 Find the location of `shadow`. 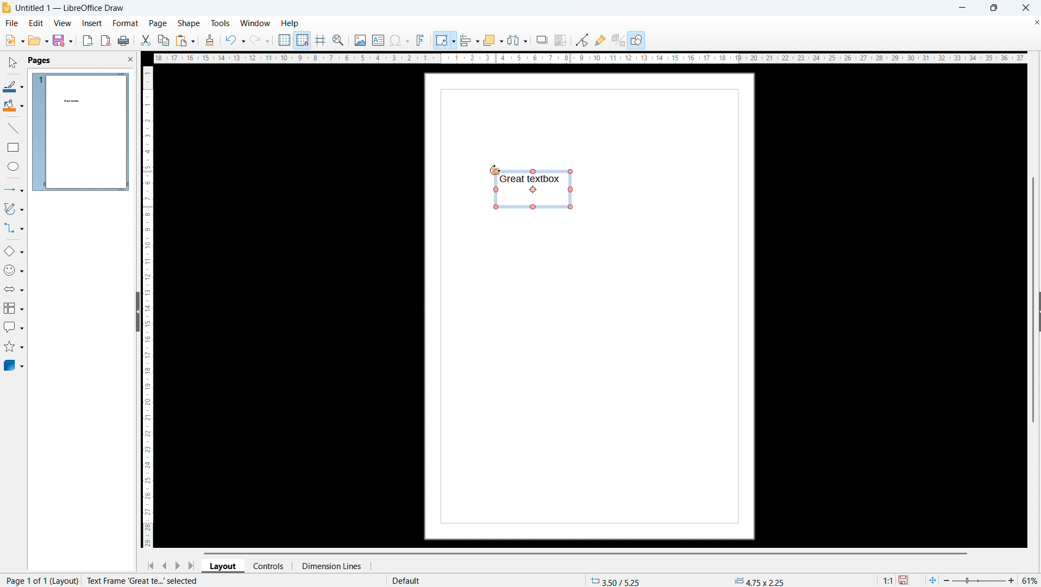

shadow is located at coordinates (542, 40).